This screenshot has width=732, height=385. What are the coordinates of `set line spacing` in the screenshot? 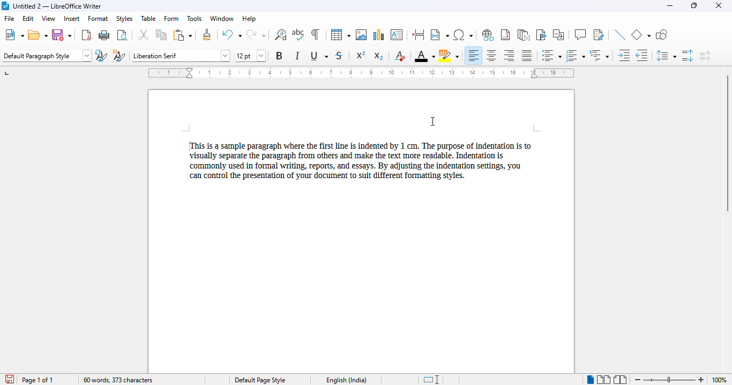 It's located at (665, 55).